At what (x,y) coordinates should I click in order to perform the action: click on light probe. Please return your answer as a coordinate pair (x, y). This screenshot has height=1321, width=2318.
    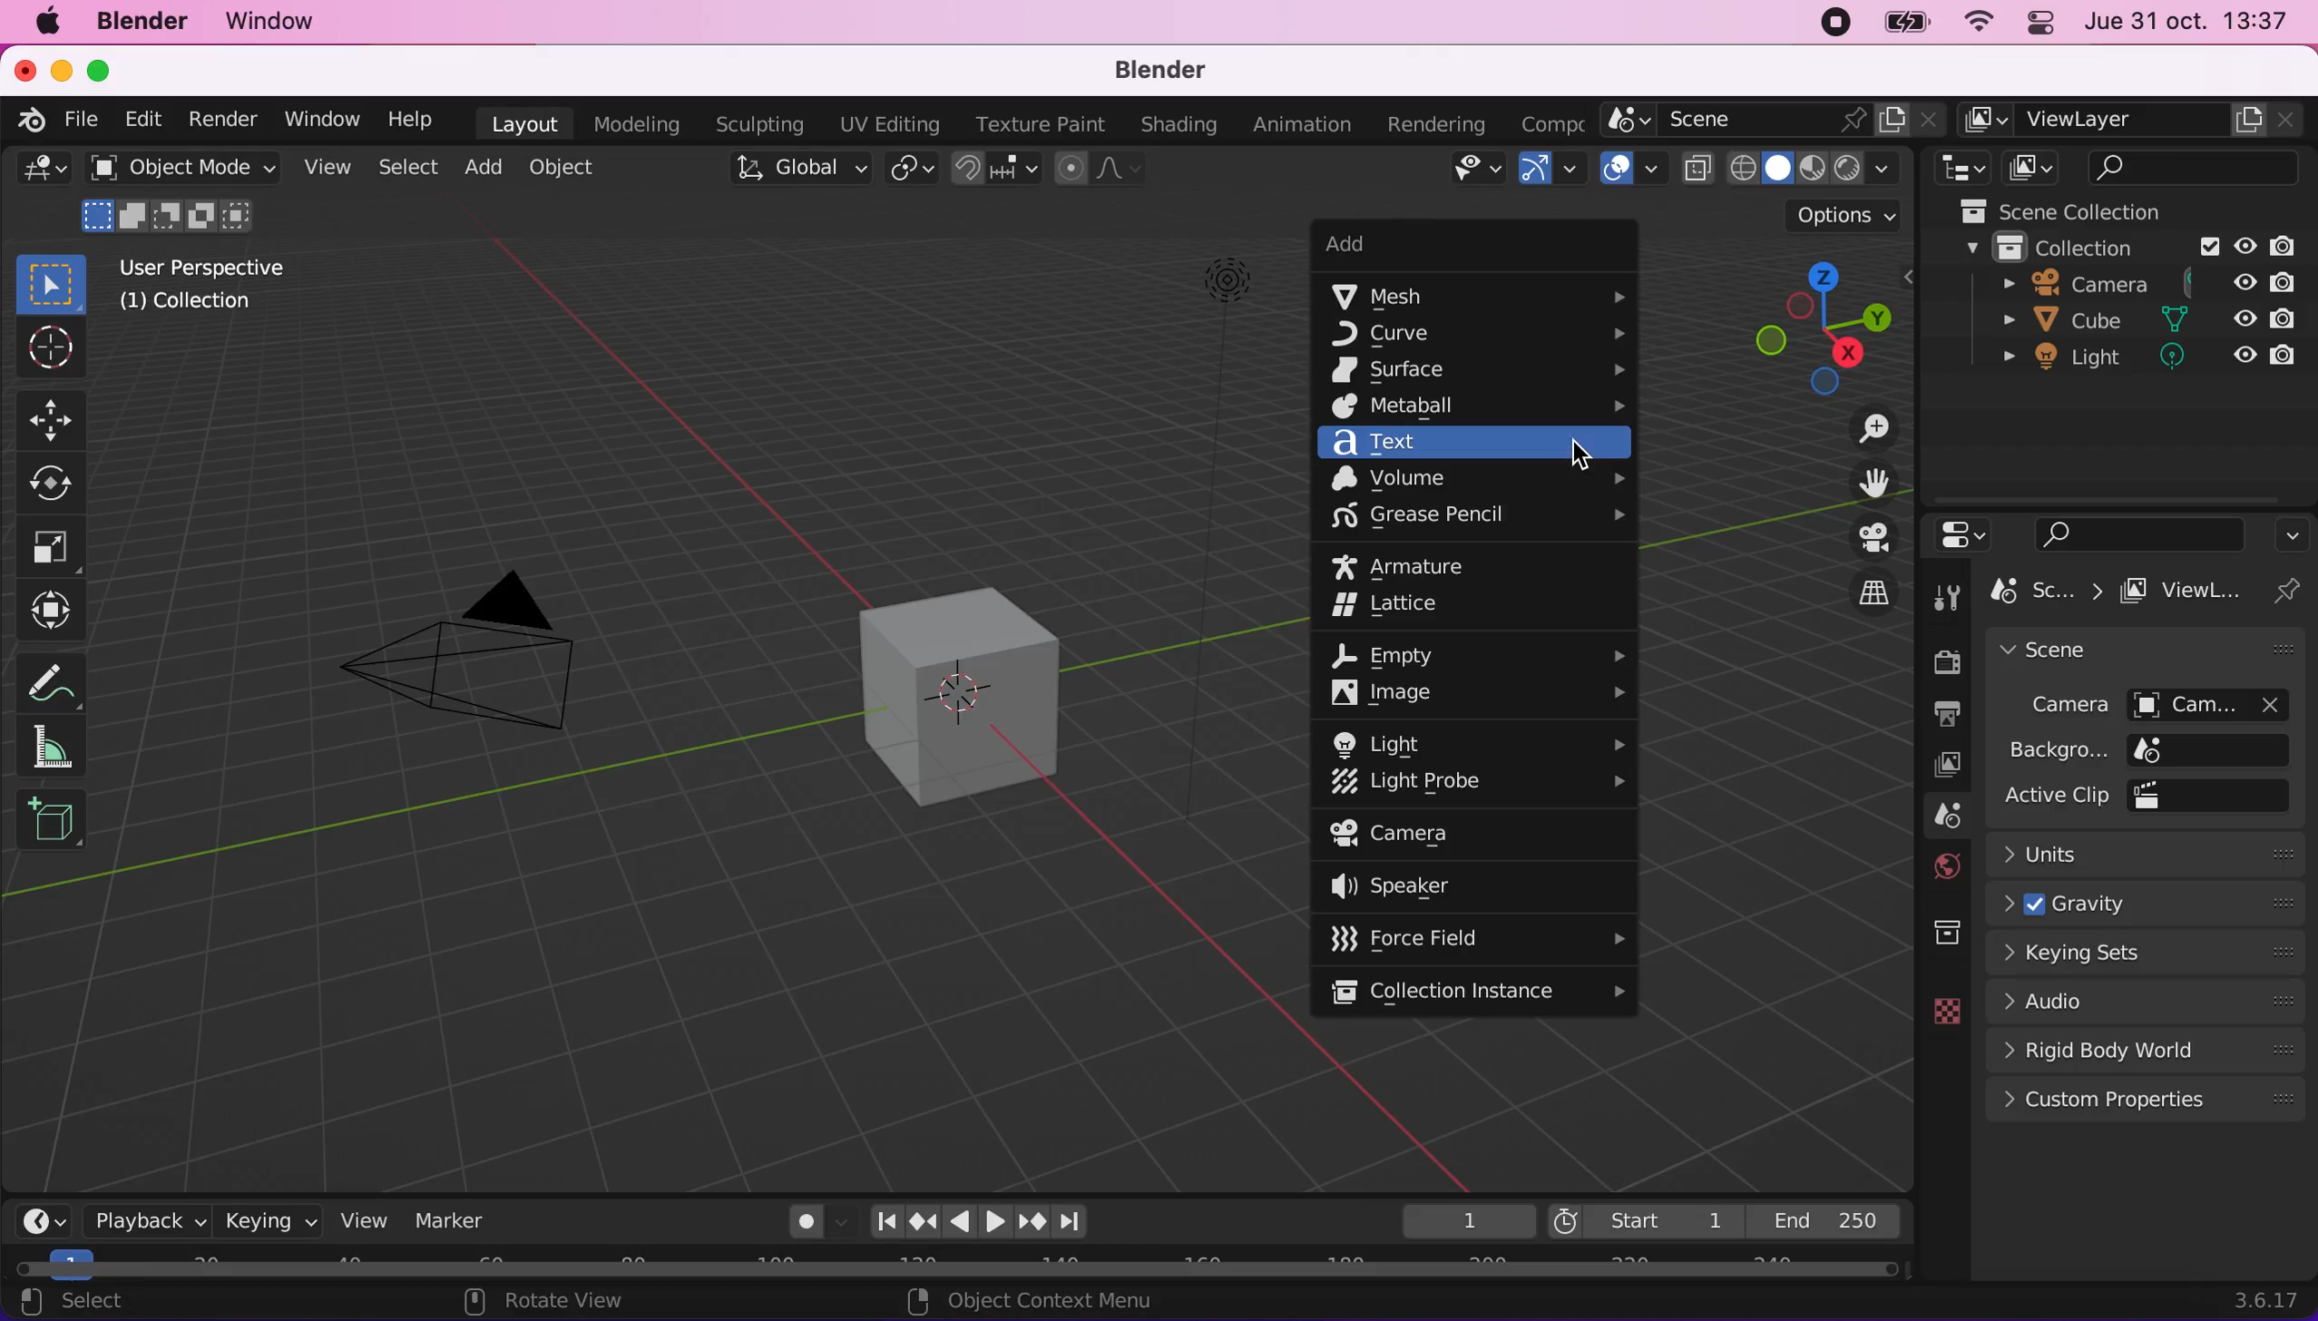
    Looking at the image, I should click on (1479, 783).